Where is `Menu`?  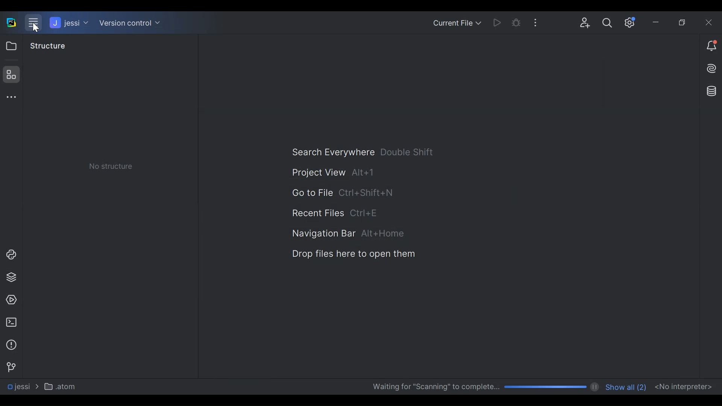
Menu is located at coordinates (32, 22).